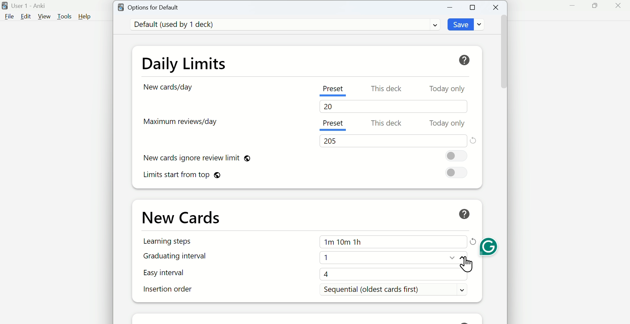 Image resolution: width=630 pixels, height=324 pixels. Describe the element at coordinates (394, 290) in the screenshot. I see `Sequential (oldest cards first)` at that location.